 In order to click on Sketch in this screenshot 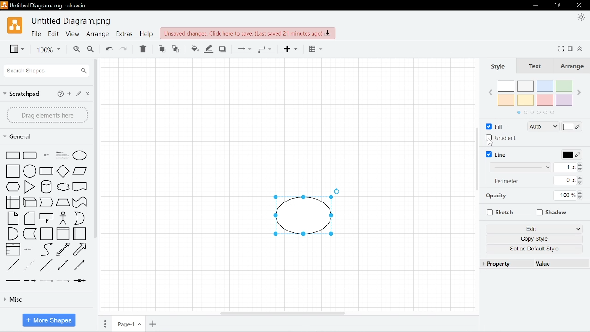, I will do `click(500, 213)`.